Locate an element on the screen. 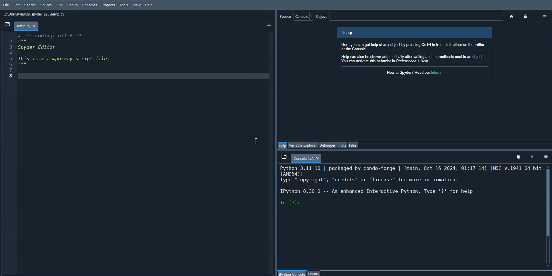  Console tab - Console 1/A is located at coordinates (306, 159).